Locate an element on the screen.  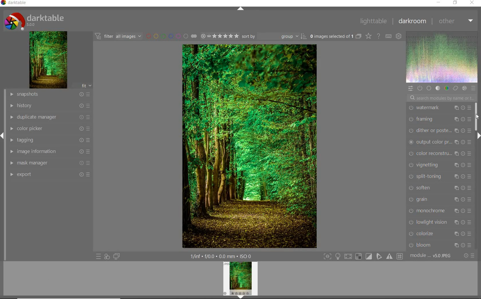
BLOOM is located at coordinates (439, 245).